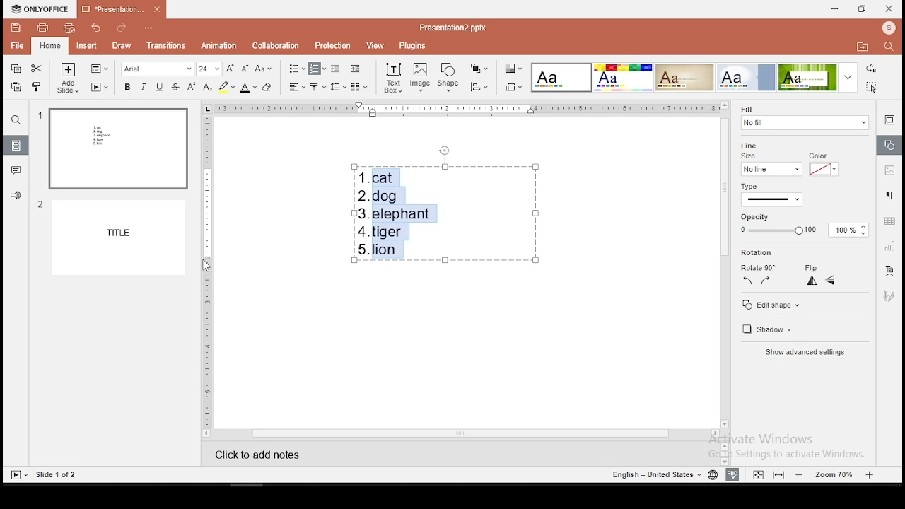 Image resolution: width=905 pixels, height=509 pixels. Describe the element at coordinates (317, 68) in the screenshot. I see `numbered list` at that location.